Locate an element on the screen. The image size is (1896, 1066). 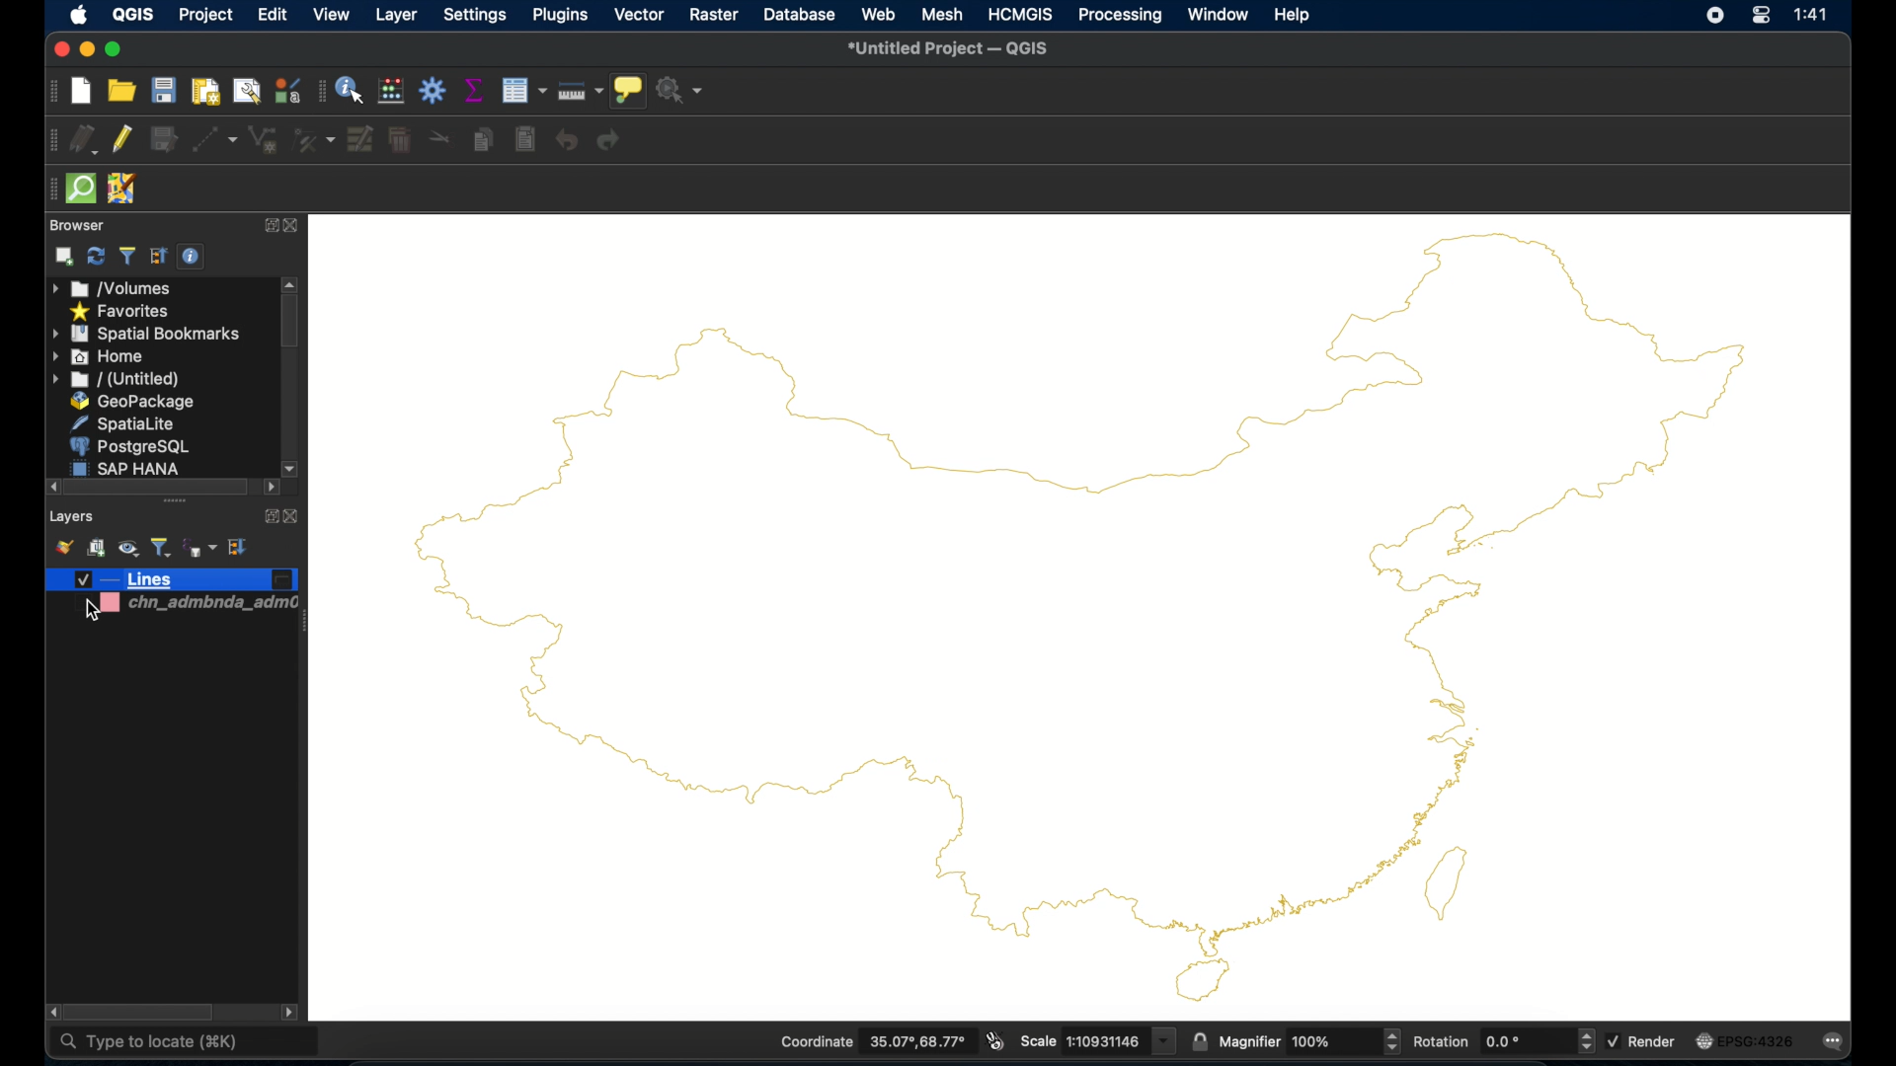
add selected layers is located at coordinates (65, 257).